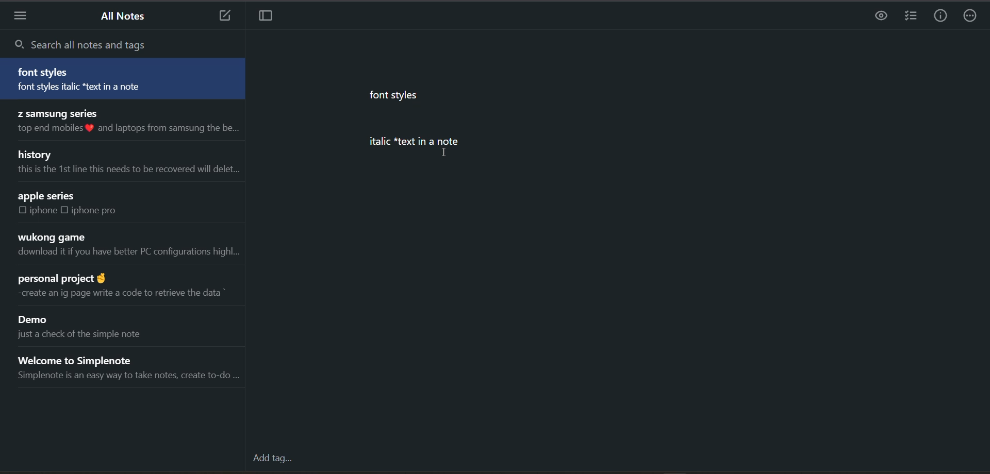 This screenshot has width=990, height=474. What do you see at coordinates (882, 15) in the screenshot?
I see `preview` at bounding box center [882, 15].